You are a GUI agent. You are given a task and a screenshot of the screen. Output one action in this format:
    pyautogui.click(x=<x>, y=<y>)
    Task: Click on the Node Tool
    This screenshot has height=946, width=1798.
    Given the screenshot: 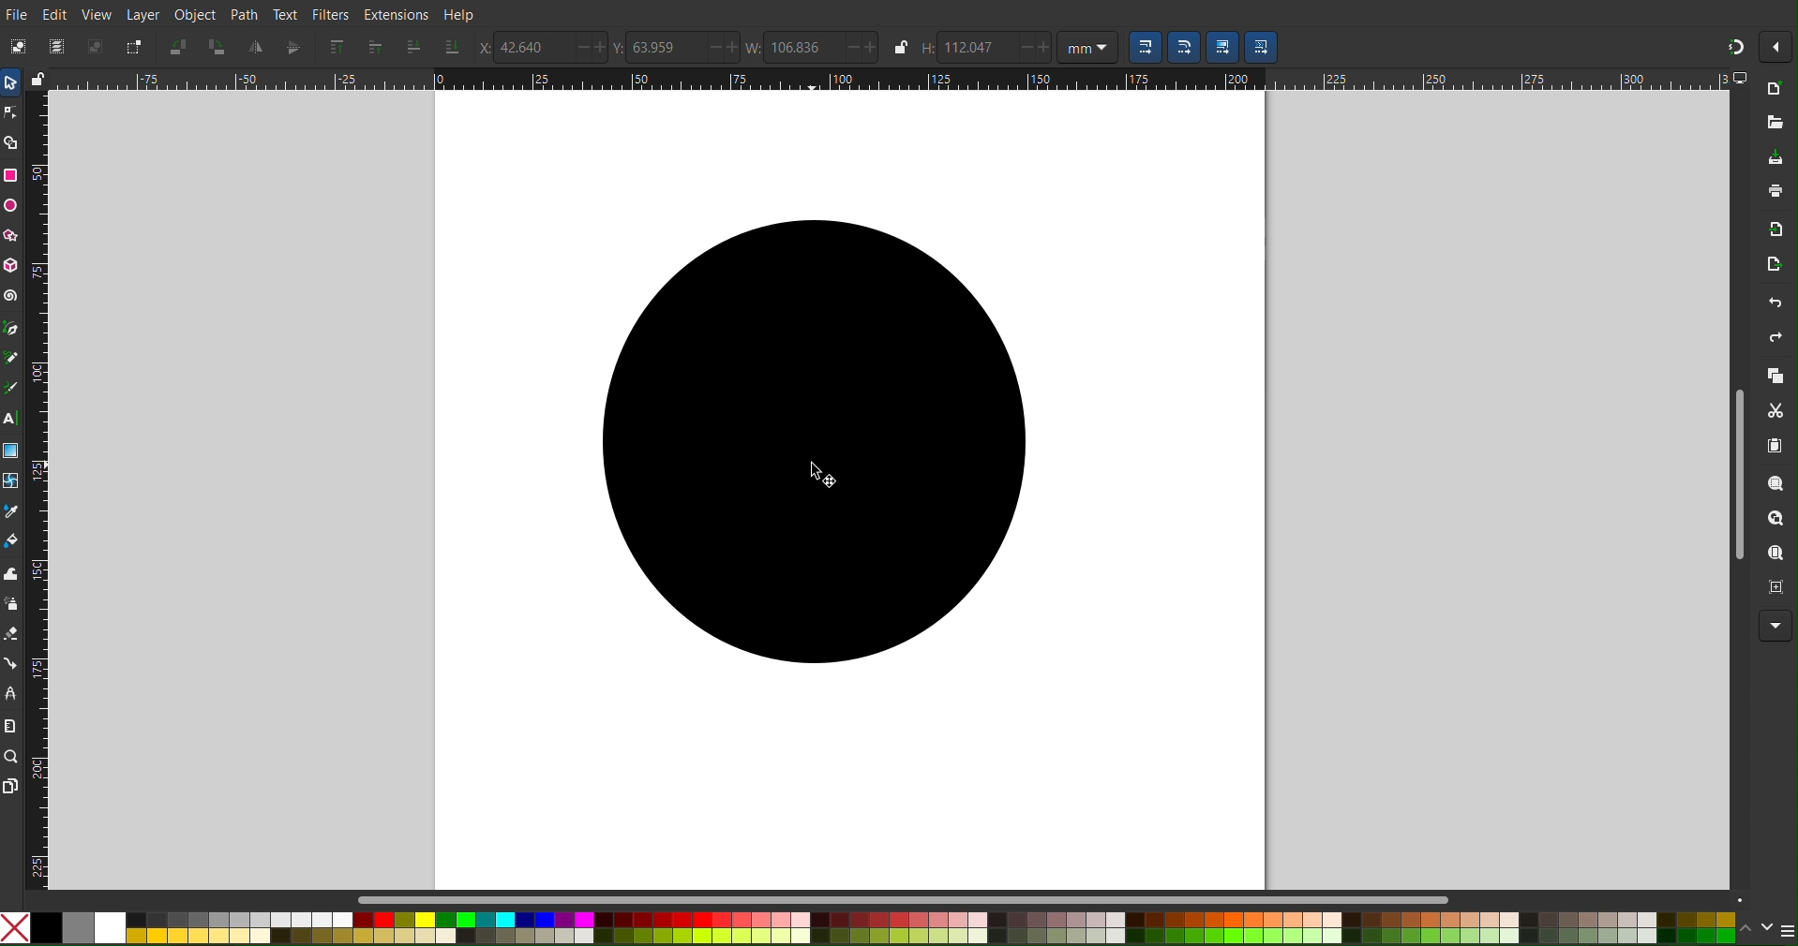 What is the action you would take?
    pyautogui.click(x=11, y=112)
    